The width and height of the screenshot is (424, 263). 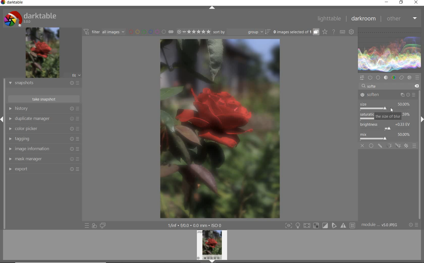 I want to click on tagging, so click(x=43, y=139).